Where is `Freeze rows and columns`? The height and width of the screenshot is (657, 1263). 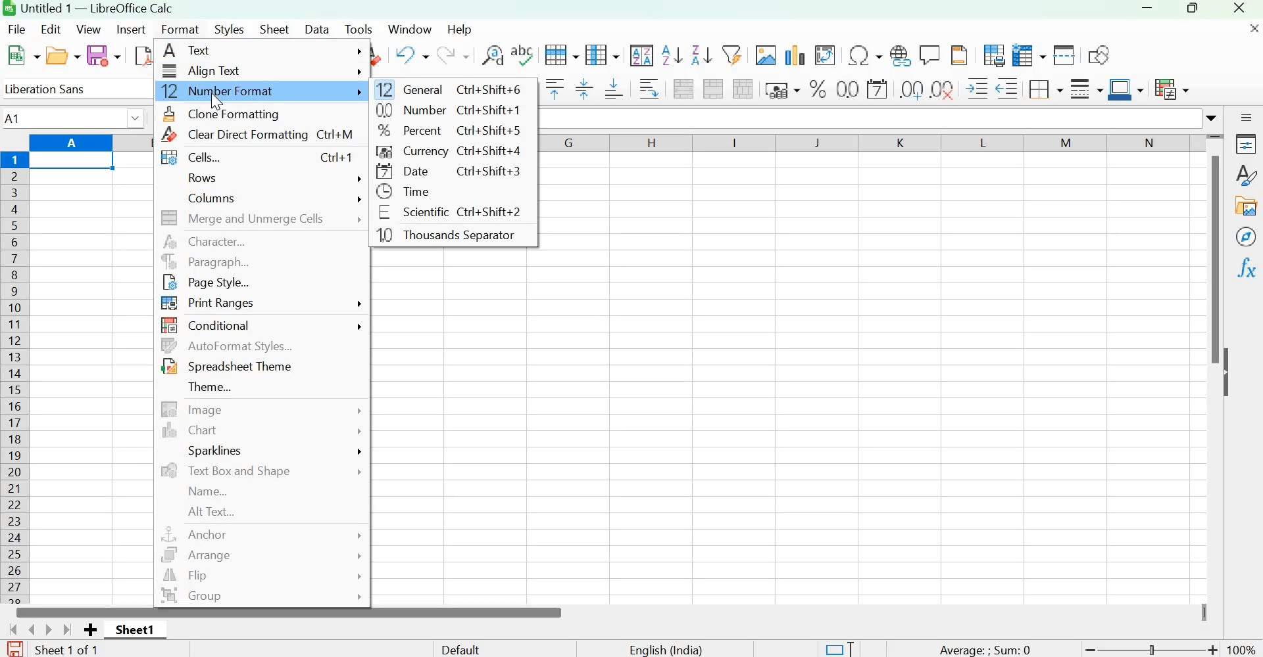 Freeze rows and columns is located at coordinates (1029, 55).